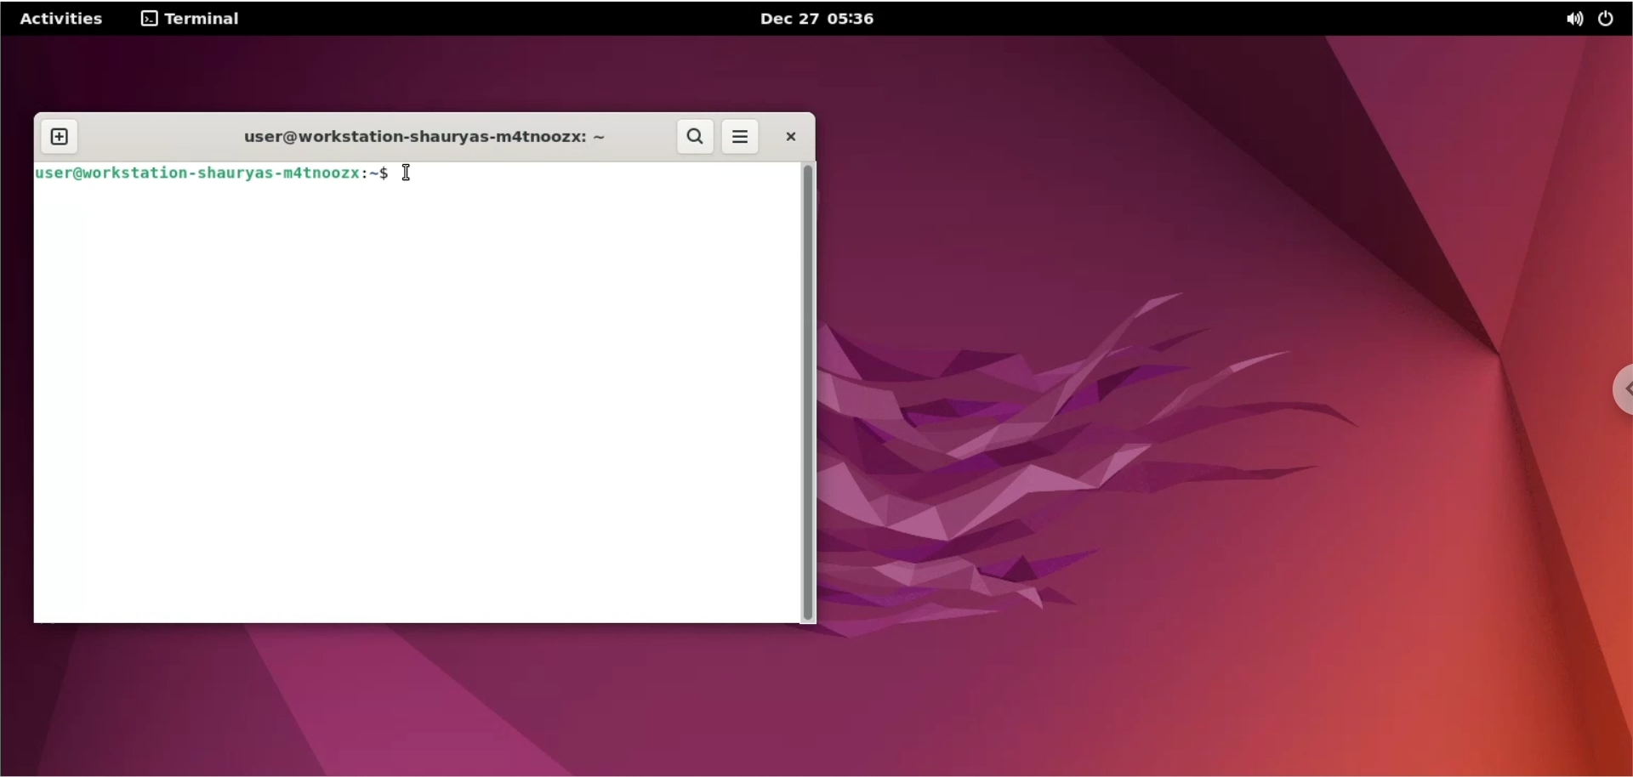  I want to click on new tab, so click(59, 138).